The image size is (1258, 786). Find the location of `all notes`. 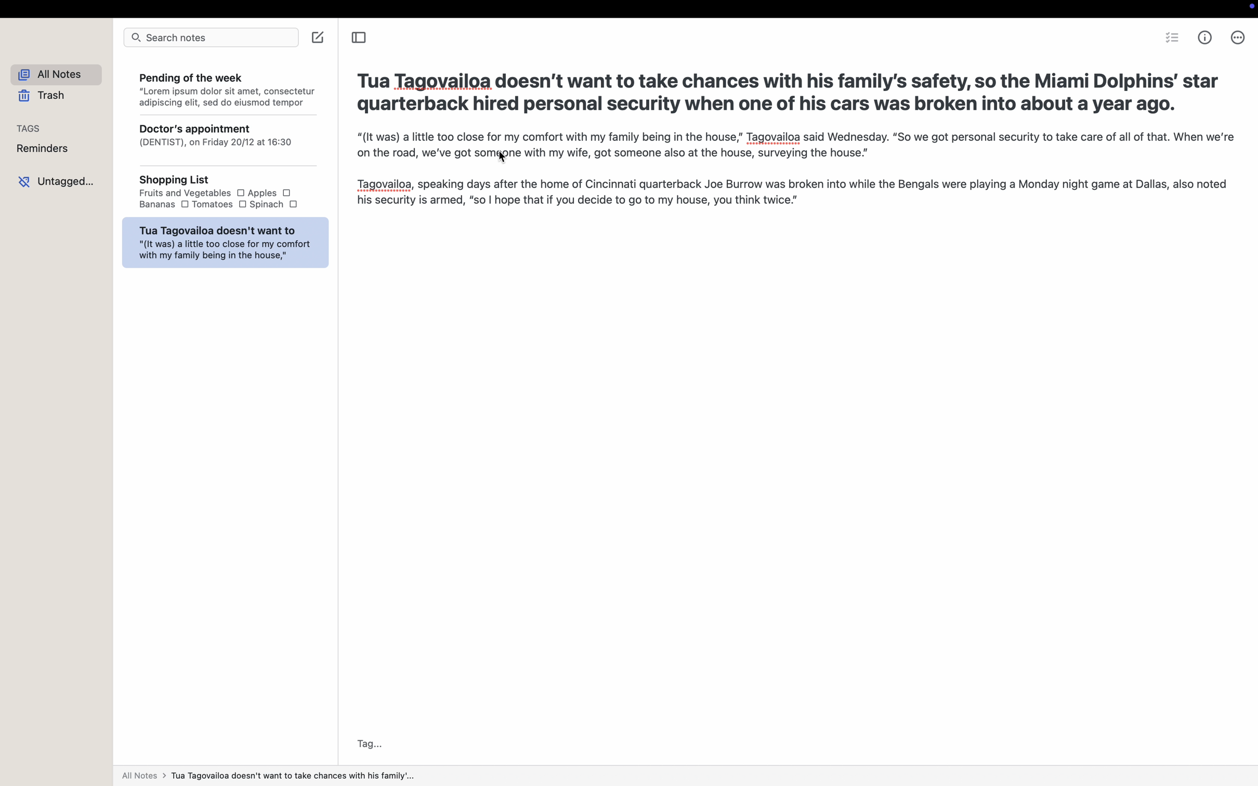

all notes is located at coordinates (51, 73).